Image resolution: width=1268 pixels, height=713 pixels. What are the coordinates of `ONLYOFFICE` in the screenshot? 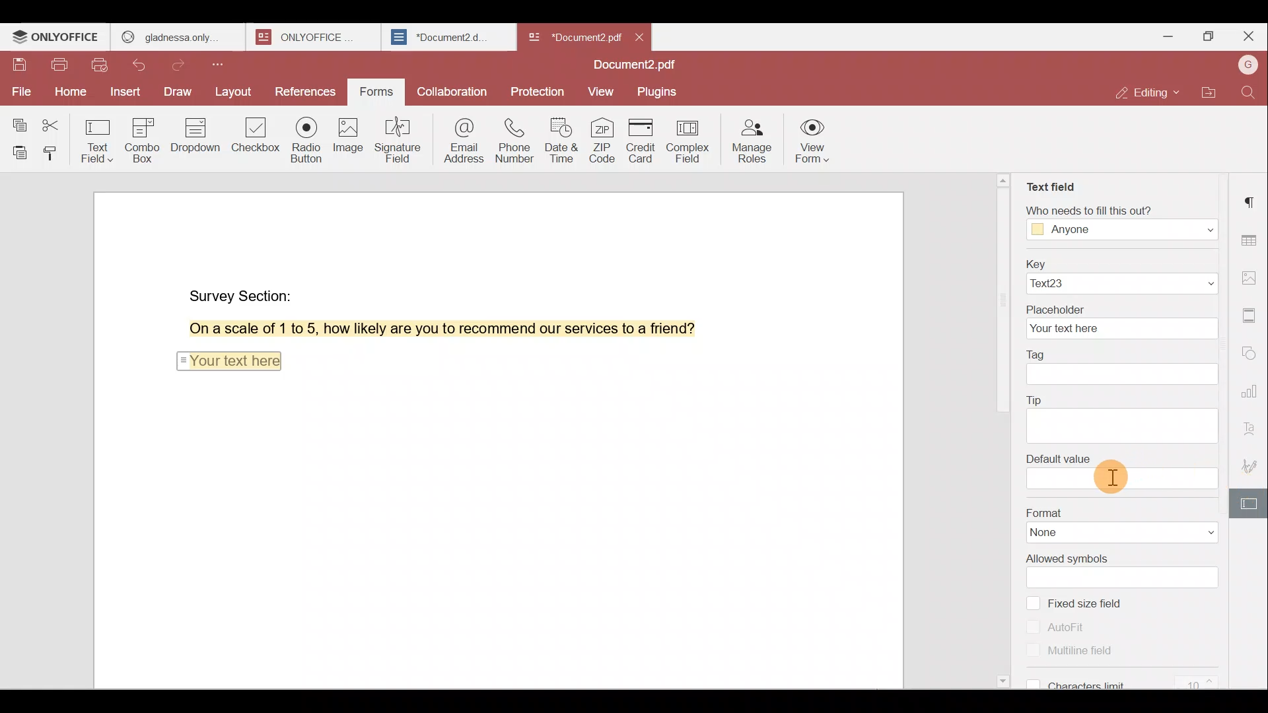 It's located at (316, 37).